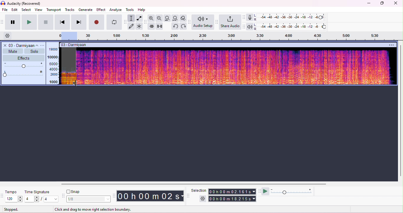  Describe the element at coordinates (130, 9) in the screenshot. I see `tools` at that location.